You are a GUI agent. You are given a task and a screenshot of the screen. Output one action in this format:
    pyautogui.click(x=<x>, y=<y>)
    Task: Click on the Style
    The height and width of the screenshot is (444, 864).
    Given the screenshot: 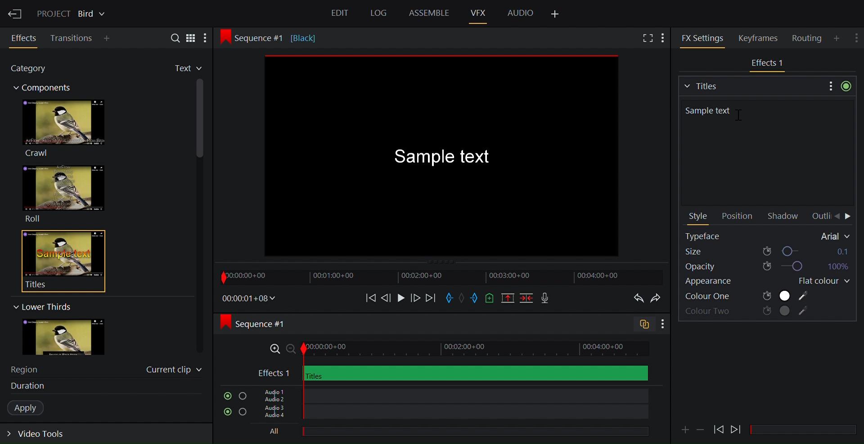 What is the action you would take?
    pyautogui.click(x=699, y=217)
    